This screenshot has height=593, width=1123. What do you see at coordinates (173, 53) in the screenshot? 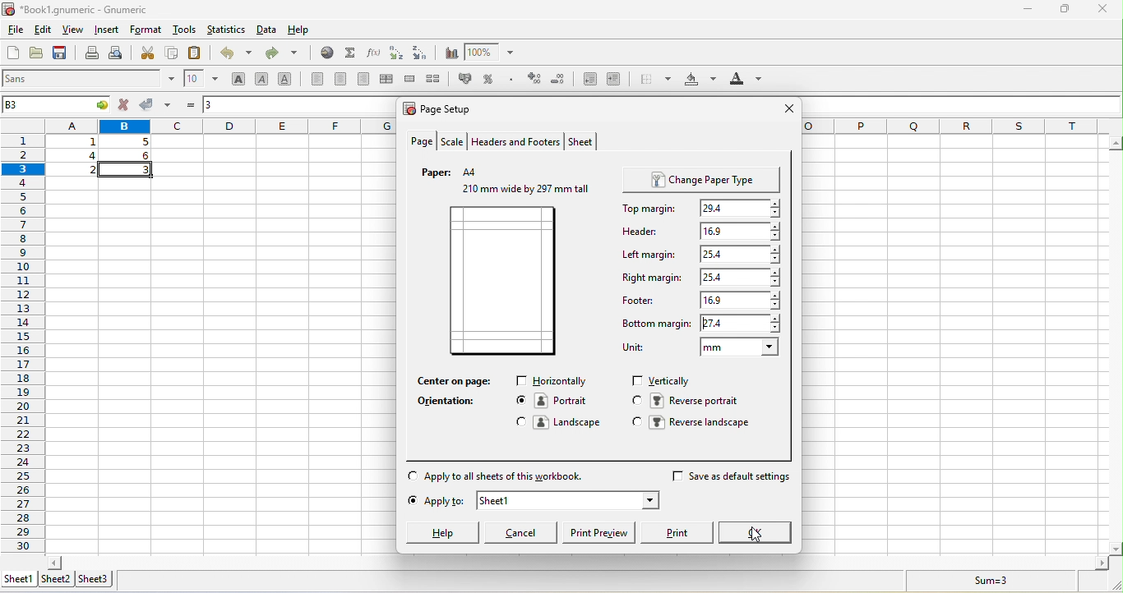
I see `copy` at bounding box center [173, 53].